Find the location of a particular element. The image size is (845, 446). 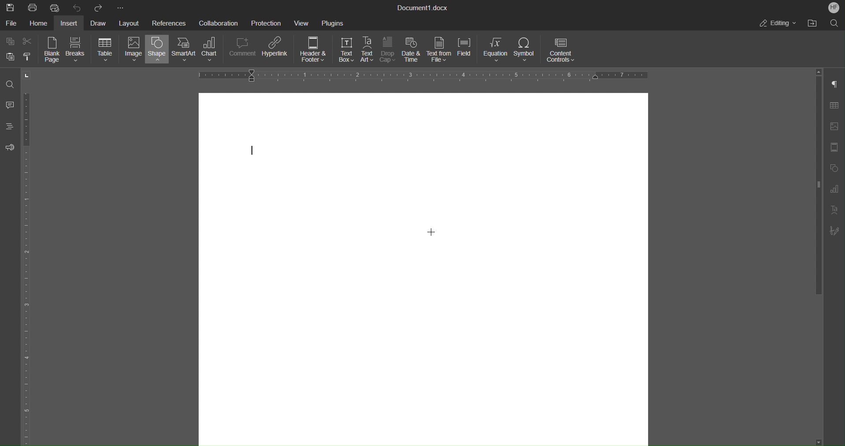

Scroll up is located at coordinates (819, 71).